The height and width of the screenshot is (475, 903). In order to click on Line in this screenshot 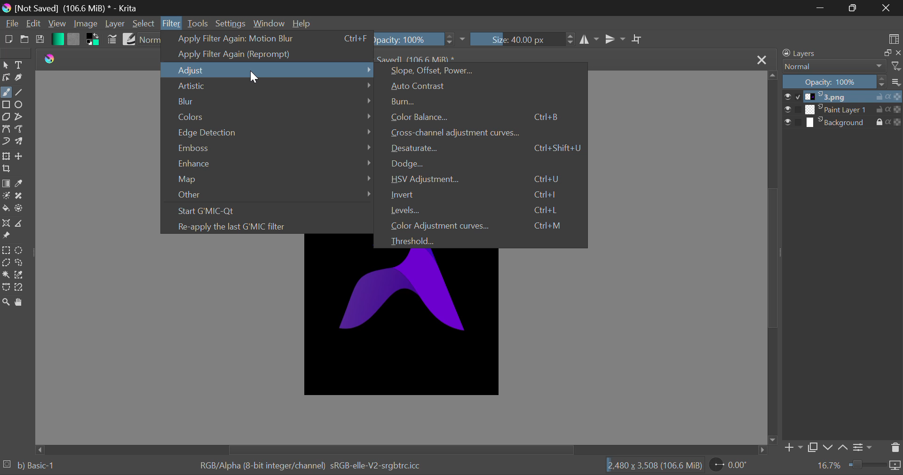, I will do `click(21, 93)`.